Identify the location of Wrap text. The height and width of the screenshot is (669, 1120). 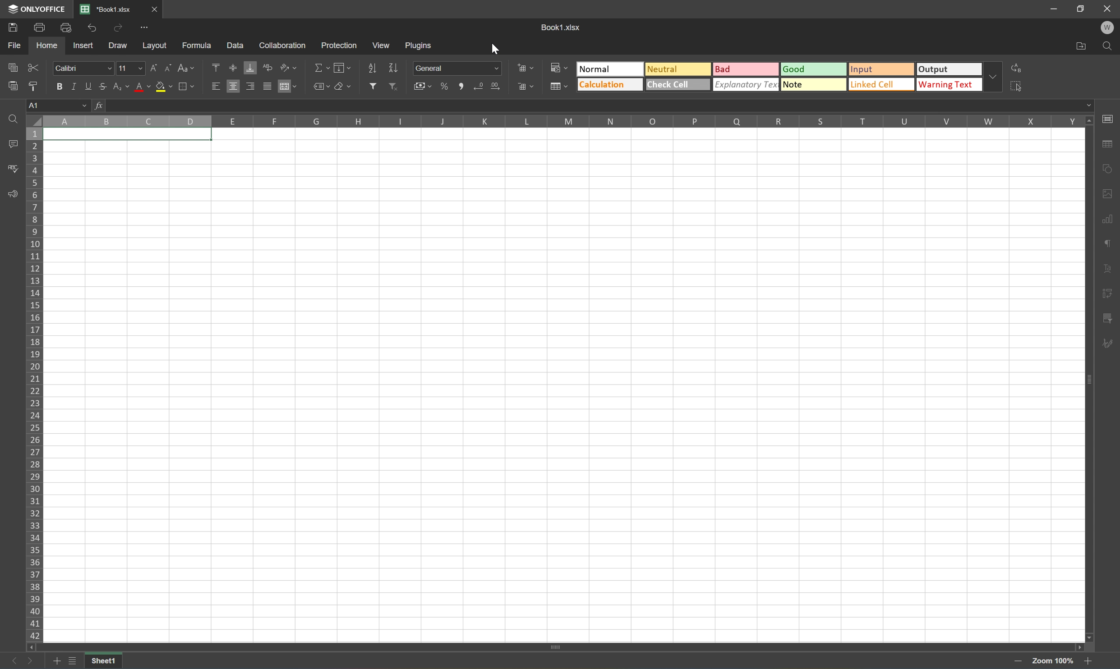
(267, 68).